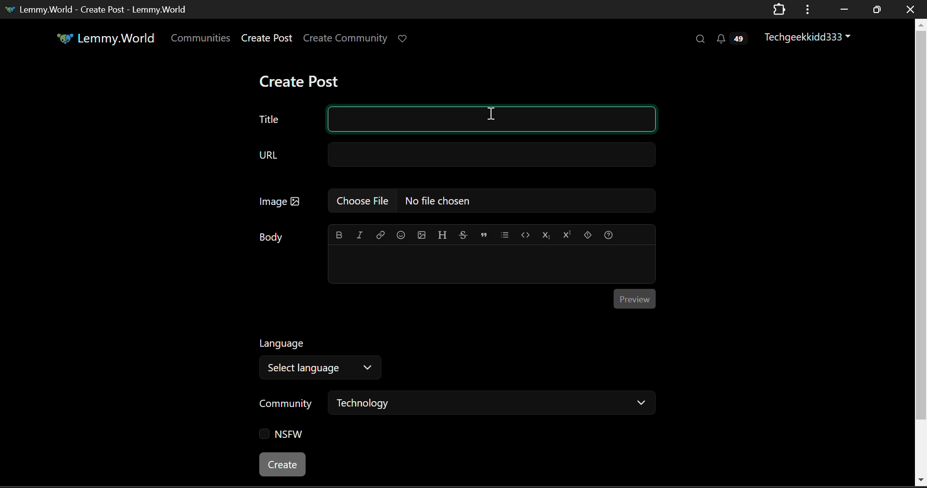 This screenshot has width=927, height=488. What do you see at coordinates (270, 117) in the screenshot?
I see `Post Title Textbox Field` at bounding box center [270, 117].